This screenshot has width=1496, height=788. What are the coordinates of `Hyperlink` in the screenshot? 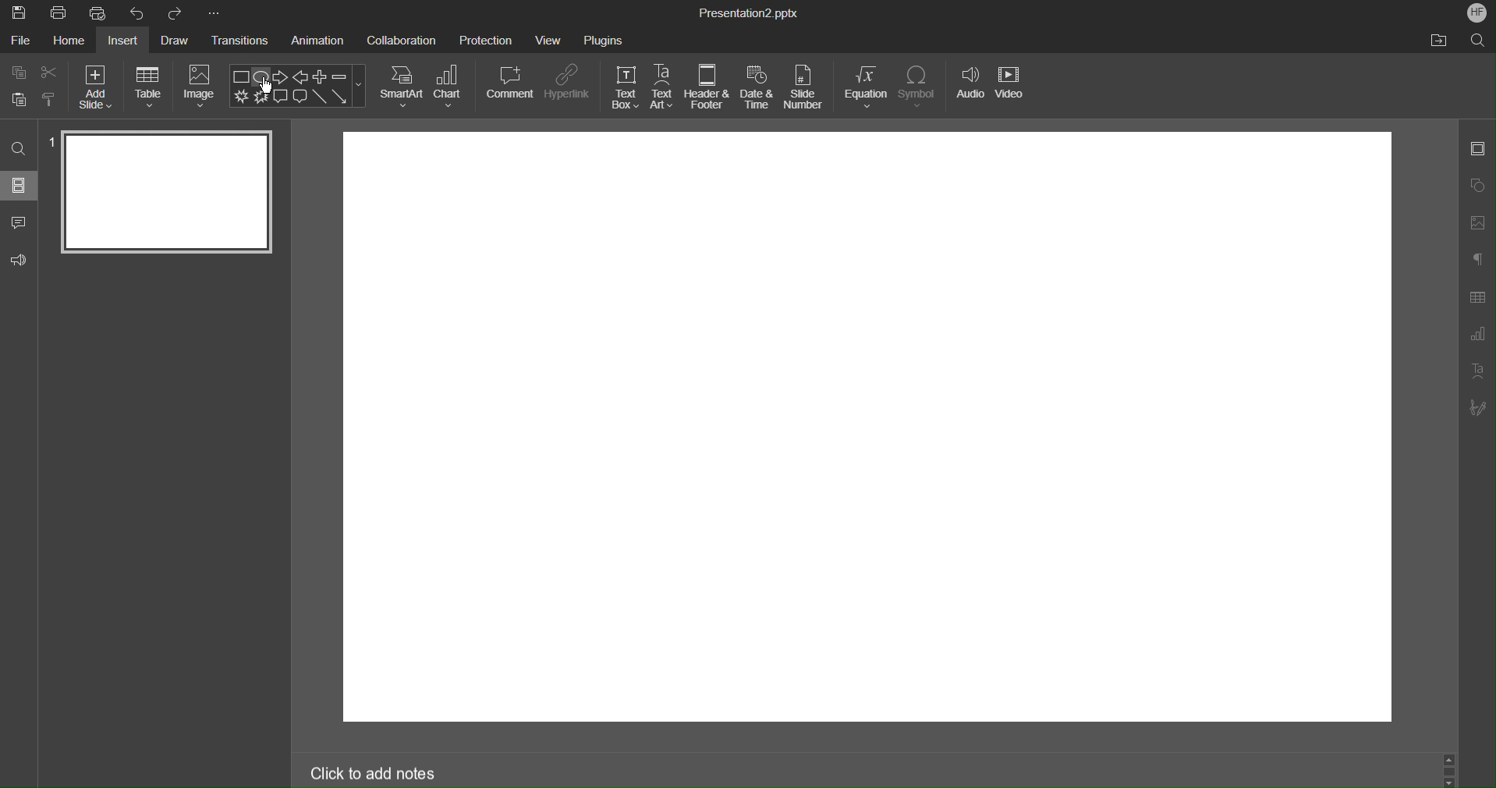 It's located at (567, 83).